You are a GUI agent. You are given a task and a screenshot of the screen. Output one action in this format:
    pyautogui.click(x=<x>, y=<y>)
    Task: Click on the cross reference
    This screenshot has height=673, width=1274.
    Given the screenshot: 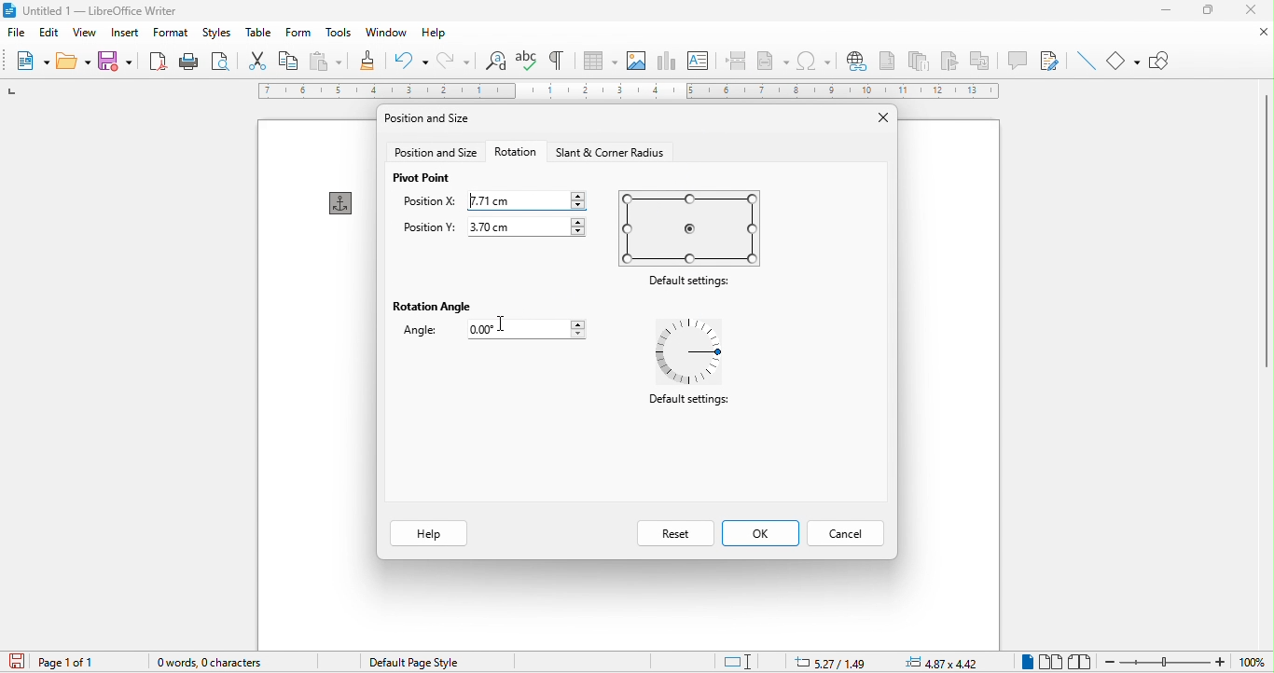 What is the action you would take?
    pyautogui.click(x=985, y=60)
    